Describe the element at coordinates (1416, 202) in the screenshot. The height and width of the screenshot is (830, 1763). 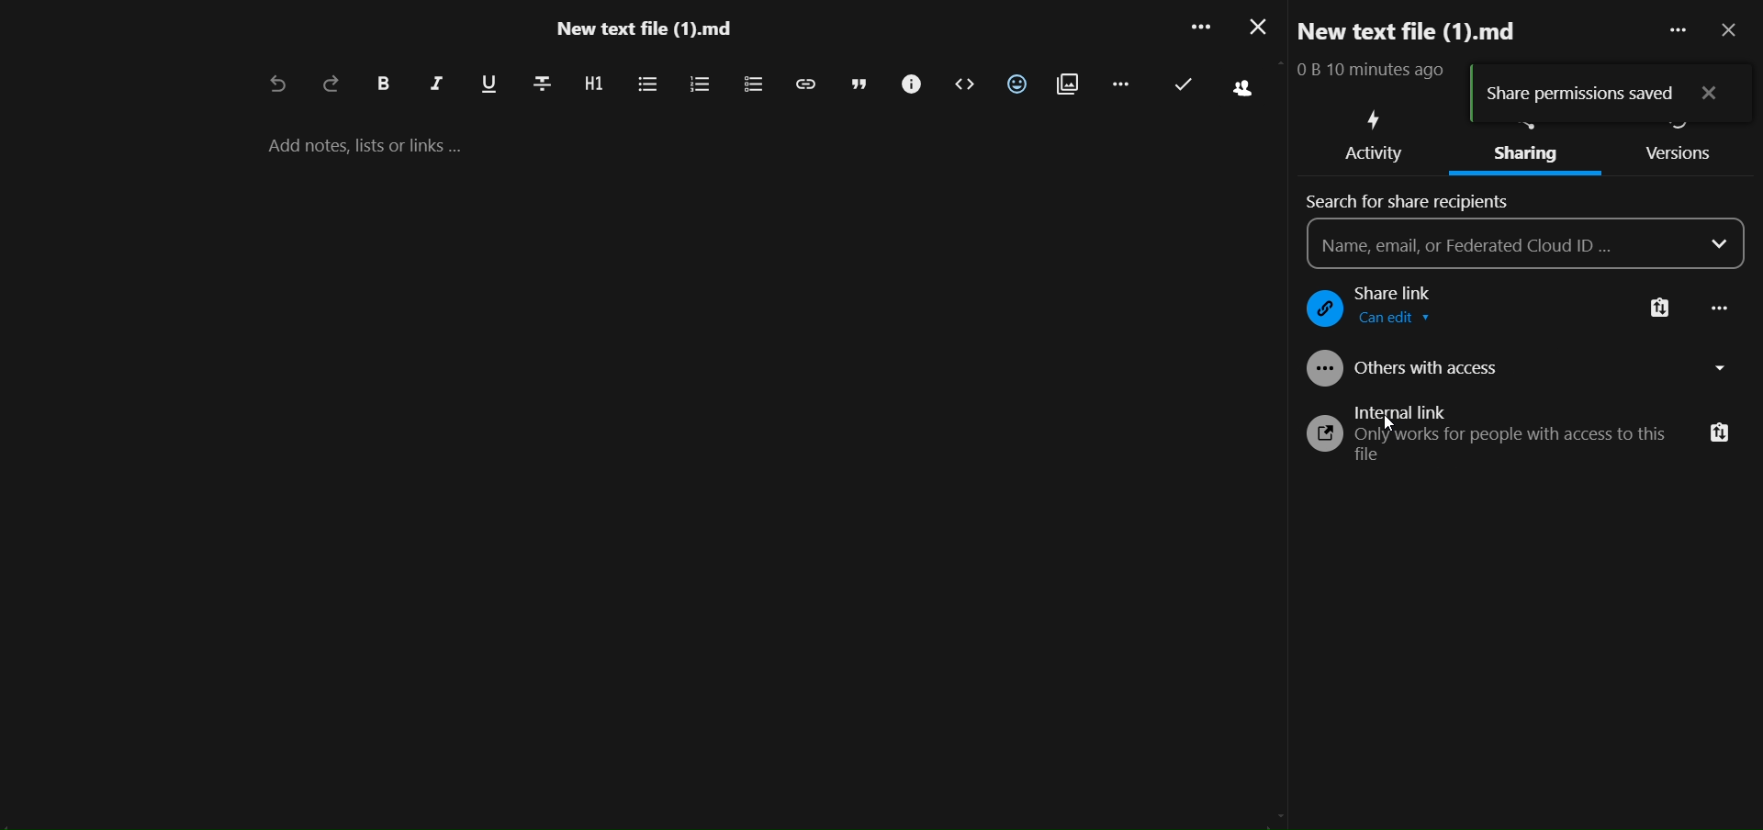
I see `search for share recipients` at that location.